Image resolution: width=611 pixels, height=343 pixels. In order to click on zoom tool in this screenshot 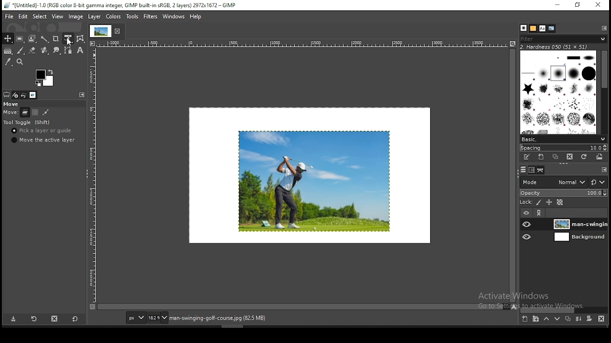, I will do `click(20, 62)`.